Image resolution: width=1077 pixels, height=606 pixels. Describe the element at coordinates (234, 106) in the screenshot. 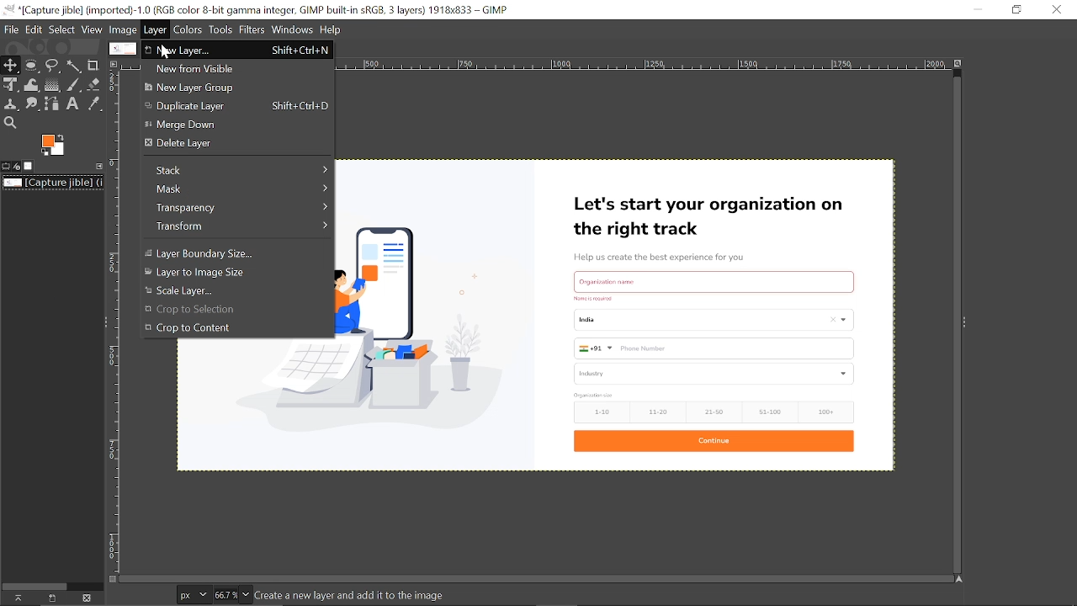

I see `Duplicate layer` at that location.